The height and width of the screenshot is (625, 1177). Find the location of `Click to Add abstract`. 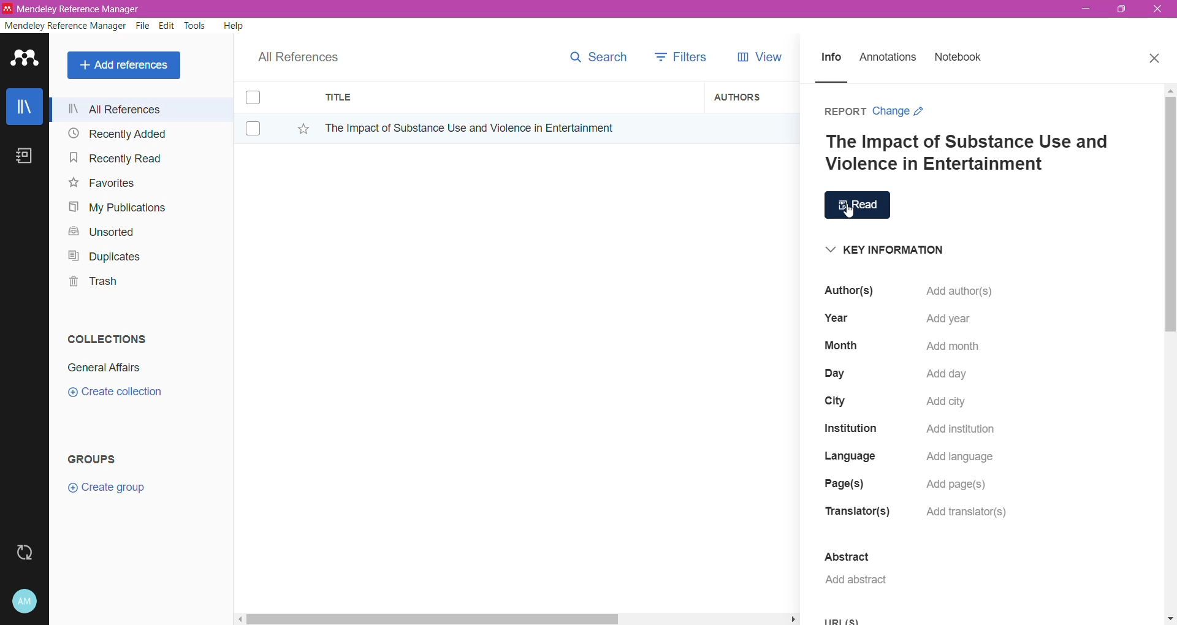

Click to Add abstract is located at coordinates (861, 581).